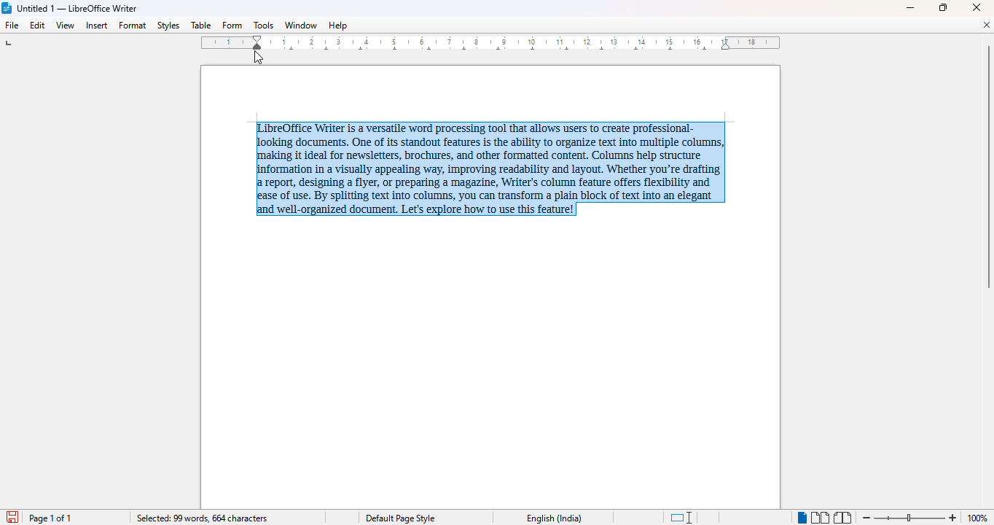 This screenshot has height=525, width=994. What do you see at coordinates (97, 26) in the screenshot?
I see `insert` at bounding box center [97, 26].